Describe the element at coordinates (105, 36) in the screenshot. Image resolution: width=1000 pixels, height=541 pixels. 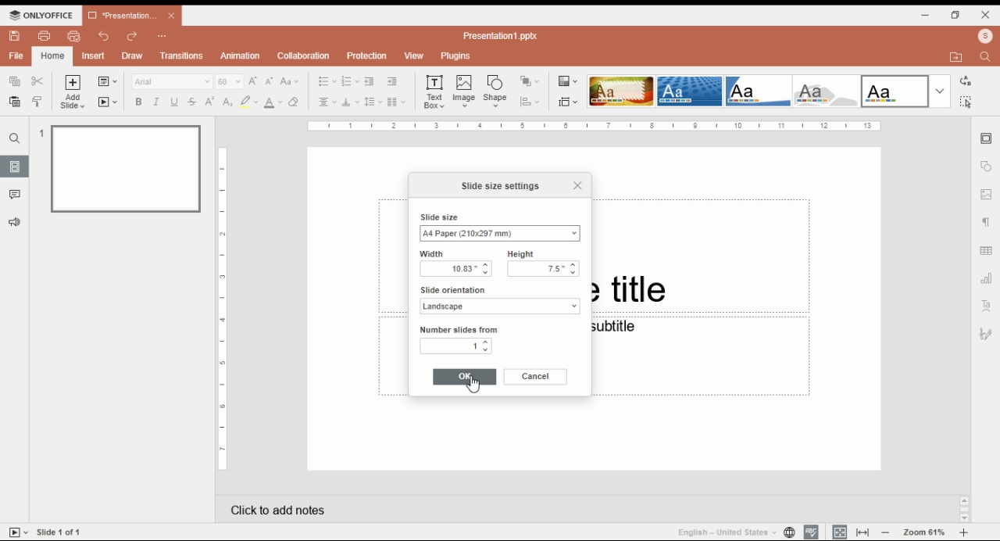
I see `undo` at that location.